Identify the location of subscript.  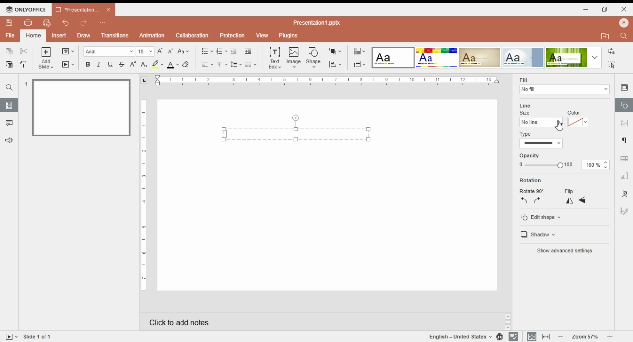
(144, 65).